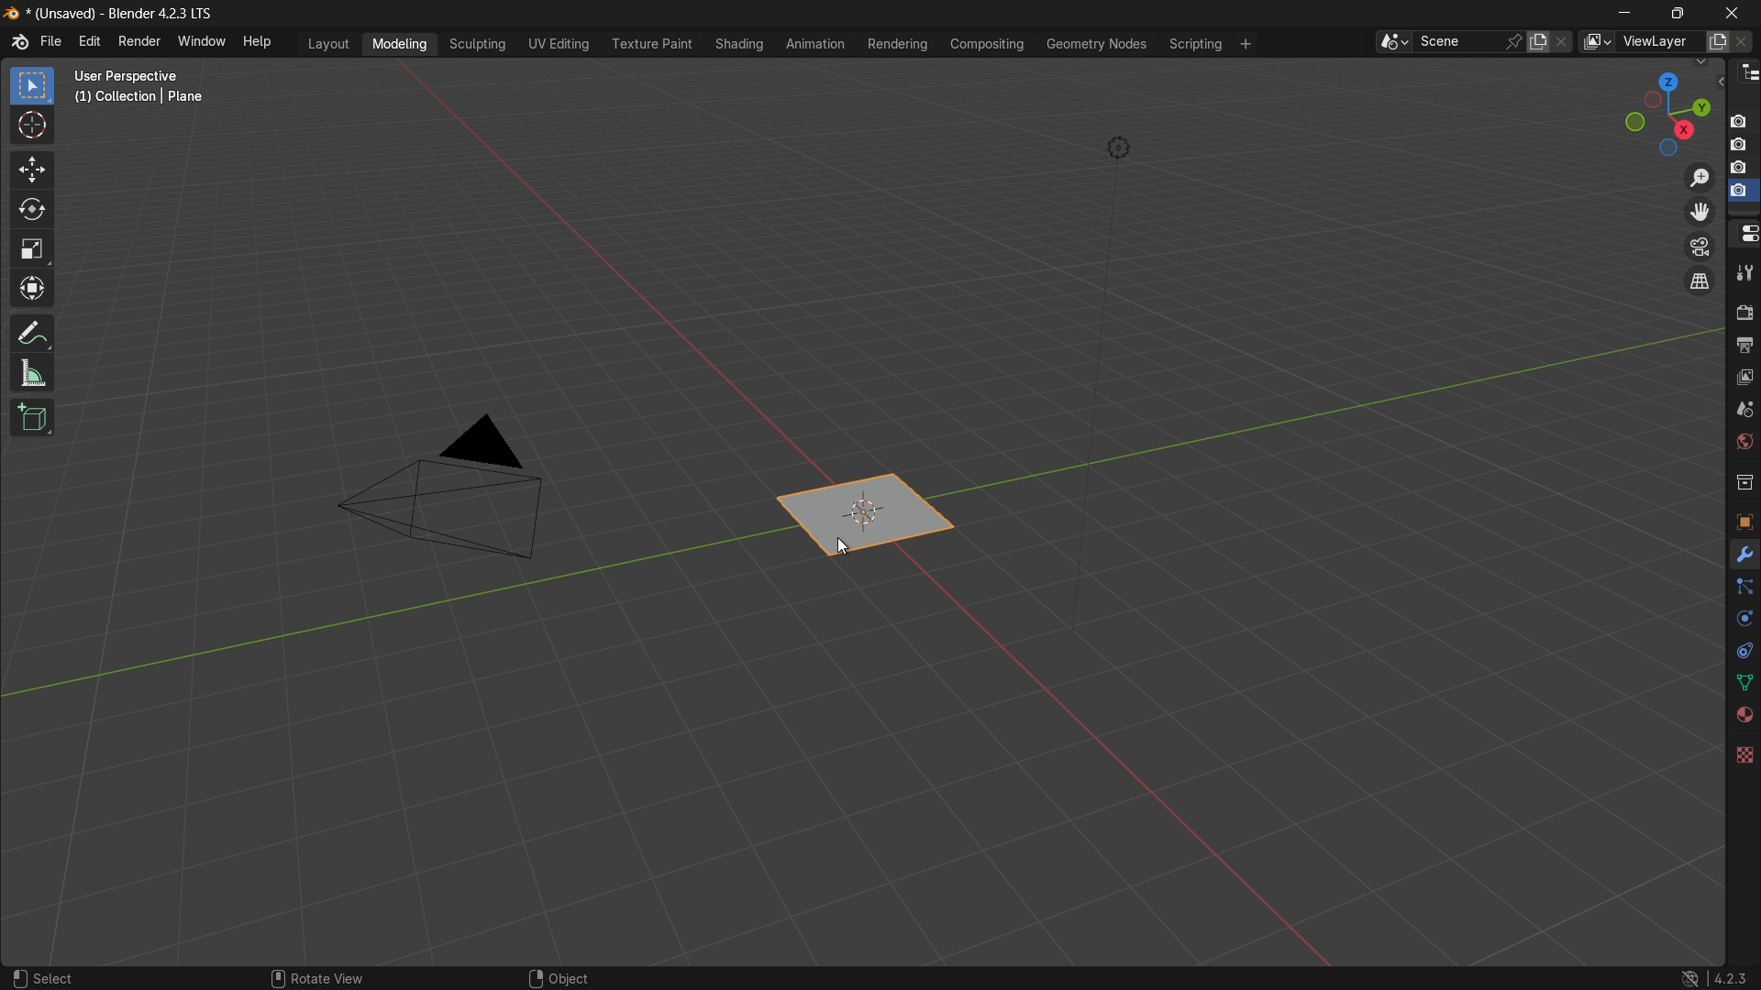  What do you see at coordinates (1741, 167) in the screenshot?
I see `capture` at bounding box center [1741, 167].